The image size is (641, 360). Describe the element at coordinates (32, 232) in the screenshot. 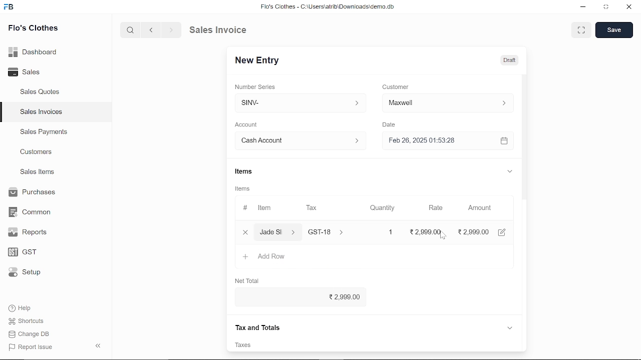

I see `Reports.` at that location.